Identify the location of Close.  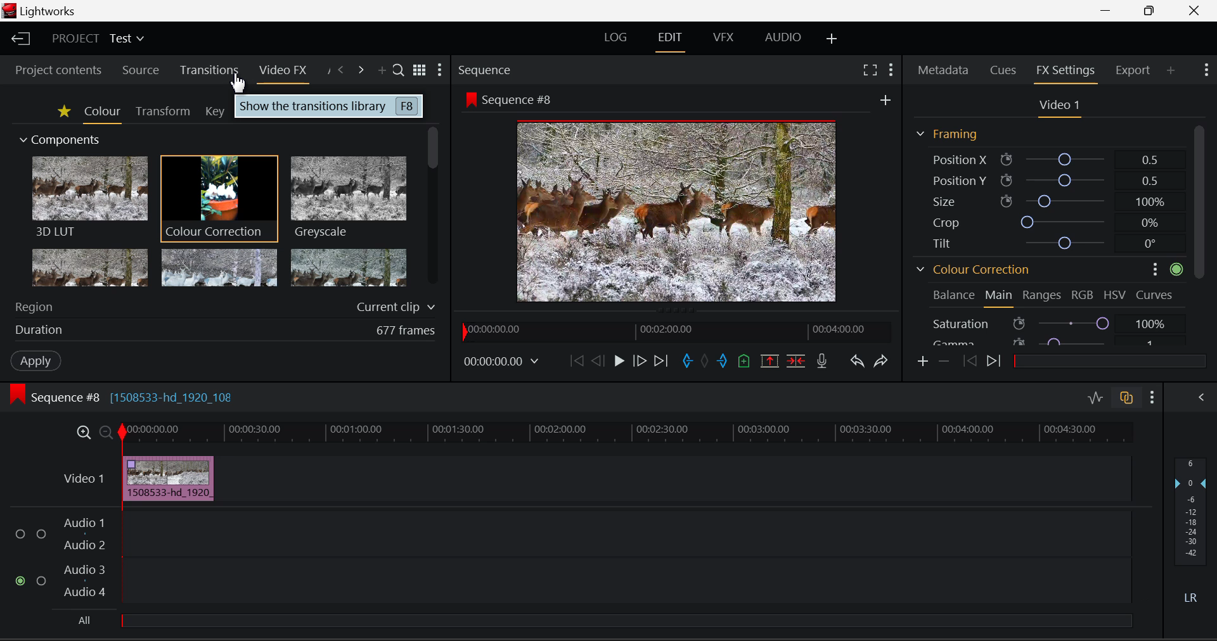
(1194, 11).